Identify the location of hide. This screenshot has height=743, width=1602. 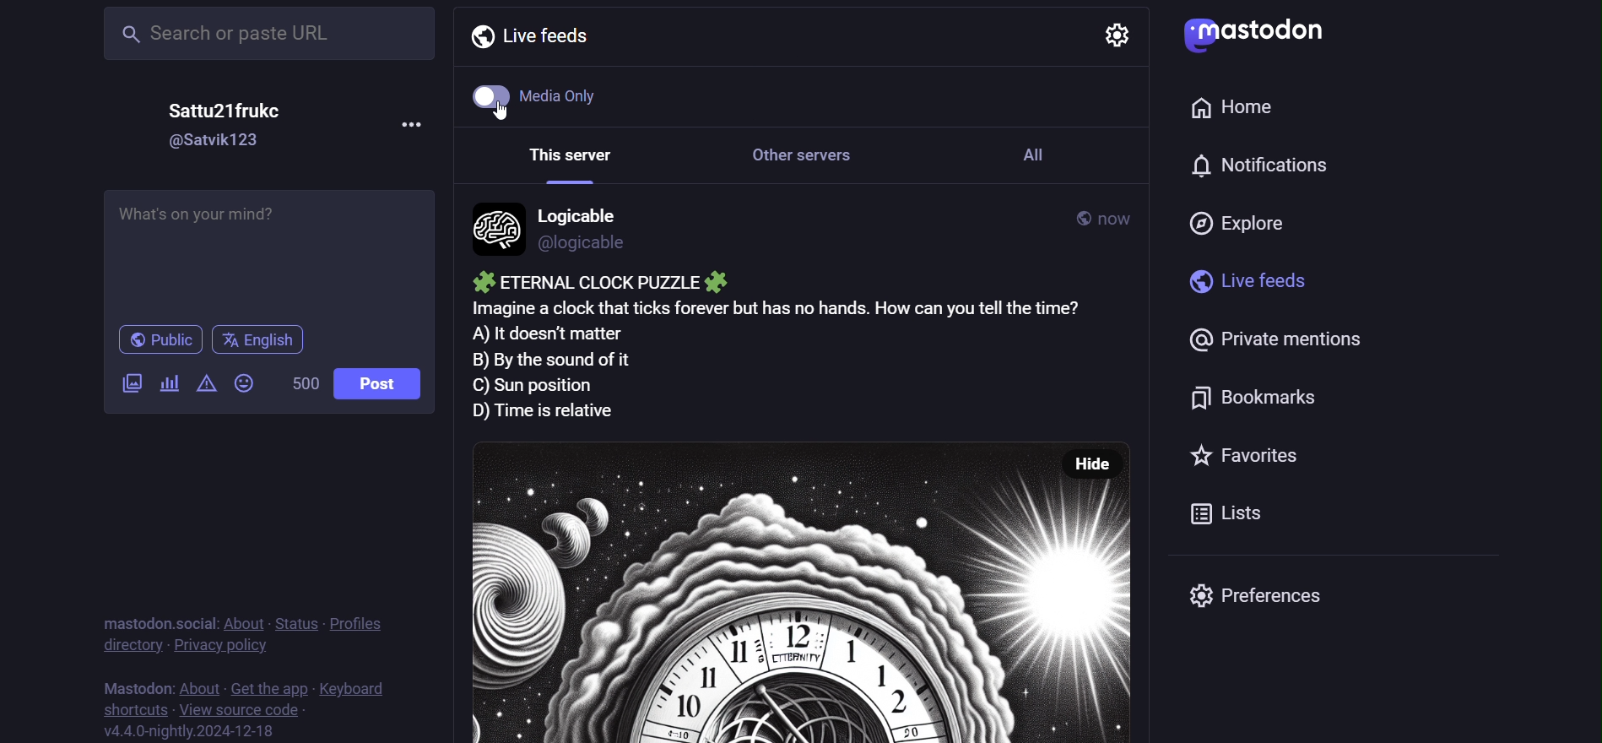
(1103, 461).